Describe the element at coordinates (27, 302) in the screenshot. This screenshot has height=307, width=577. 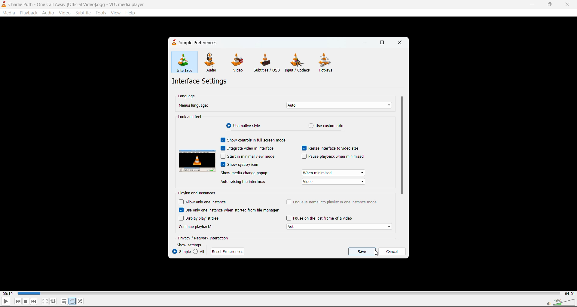
I see `stop` at that location.